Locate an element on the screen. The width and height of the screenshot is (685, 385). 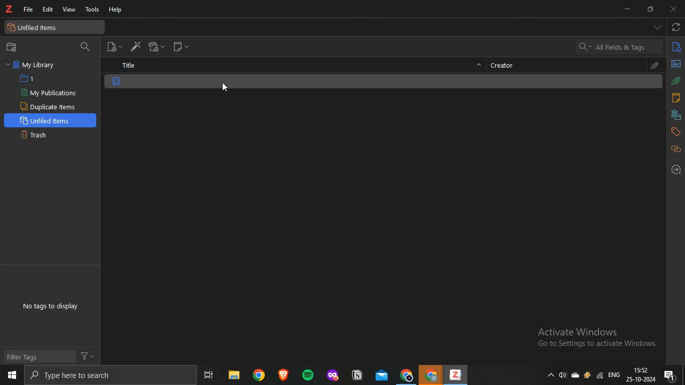
spotify is located at coordinates (305, 374).